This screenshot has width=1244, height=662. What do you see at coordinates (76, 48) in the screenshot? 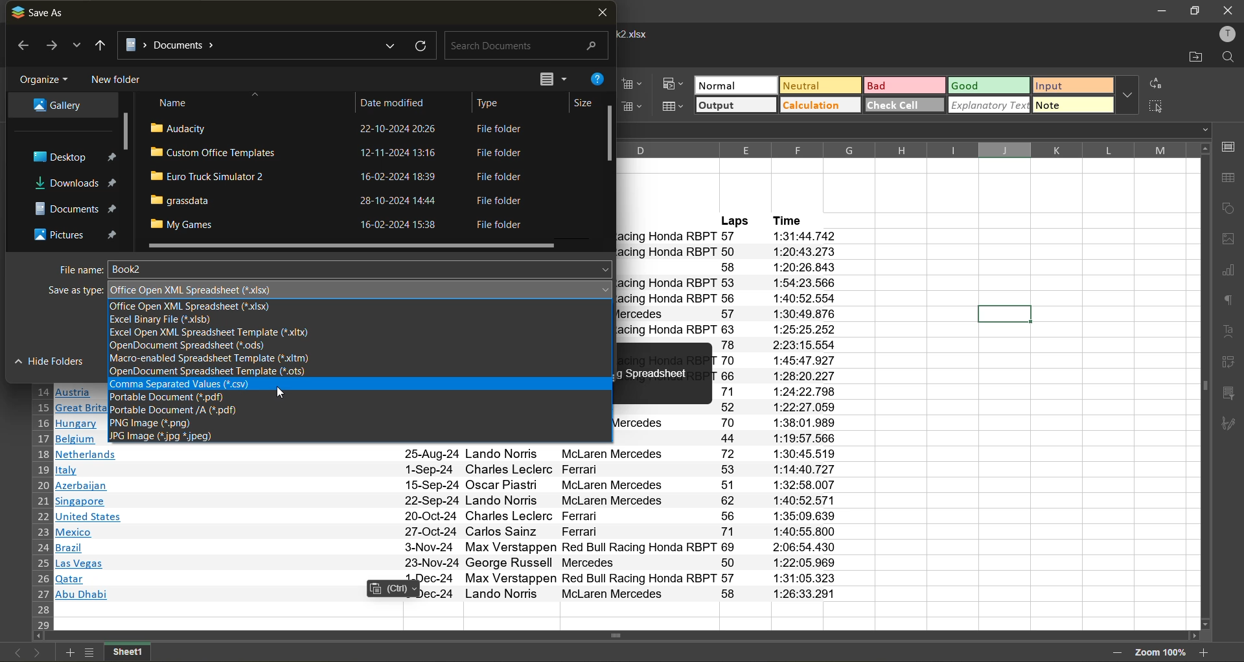
I see `browse` at bounding box center [76, 48].